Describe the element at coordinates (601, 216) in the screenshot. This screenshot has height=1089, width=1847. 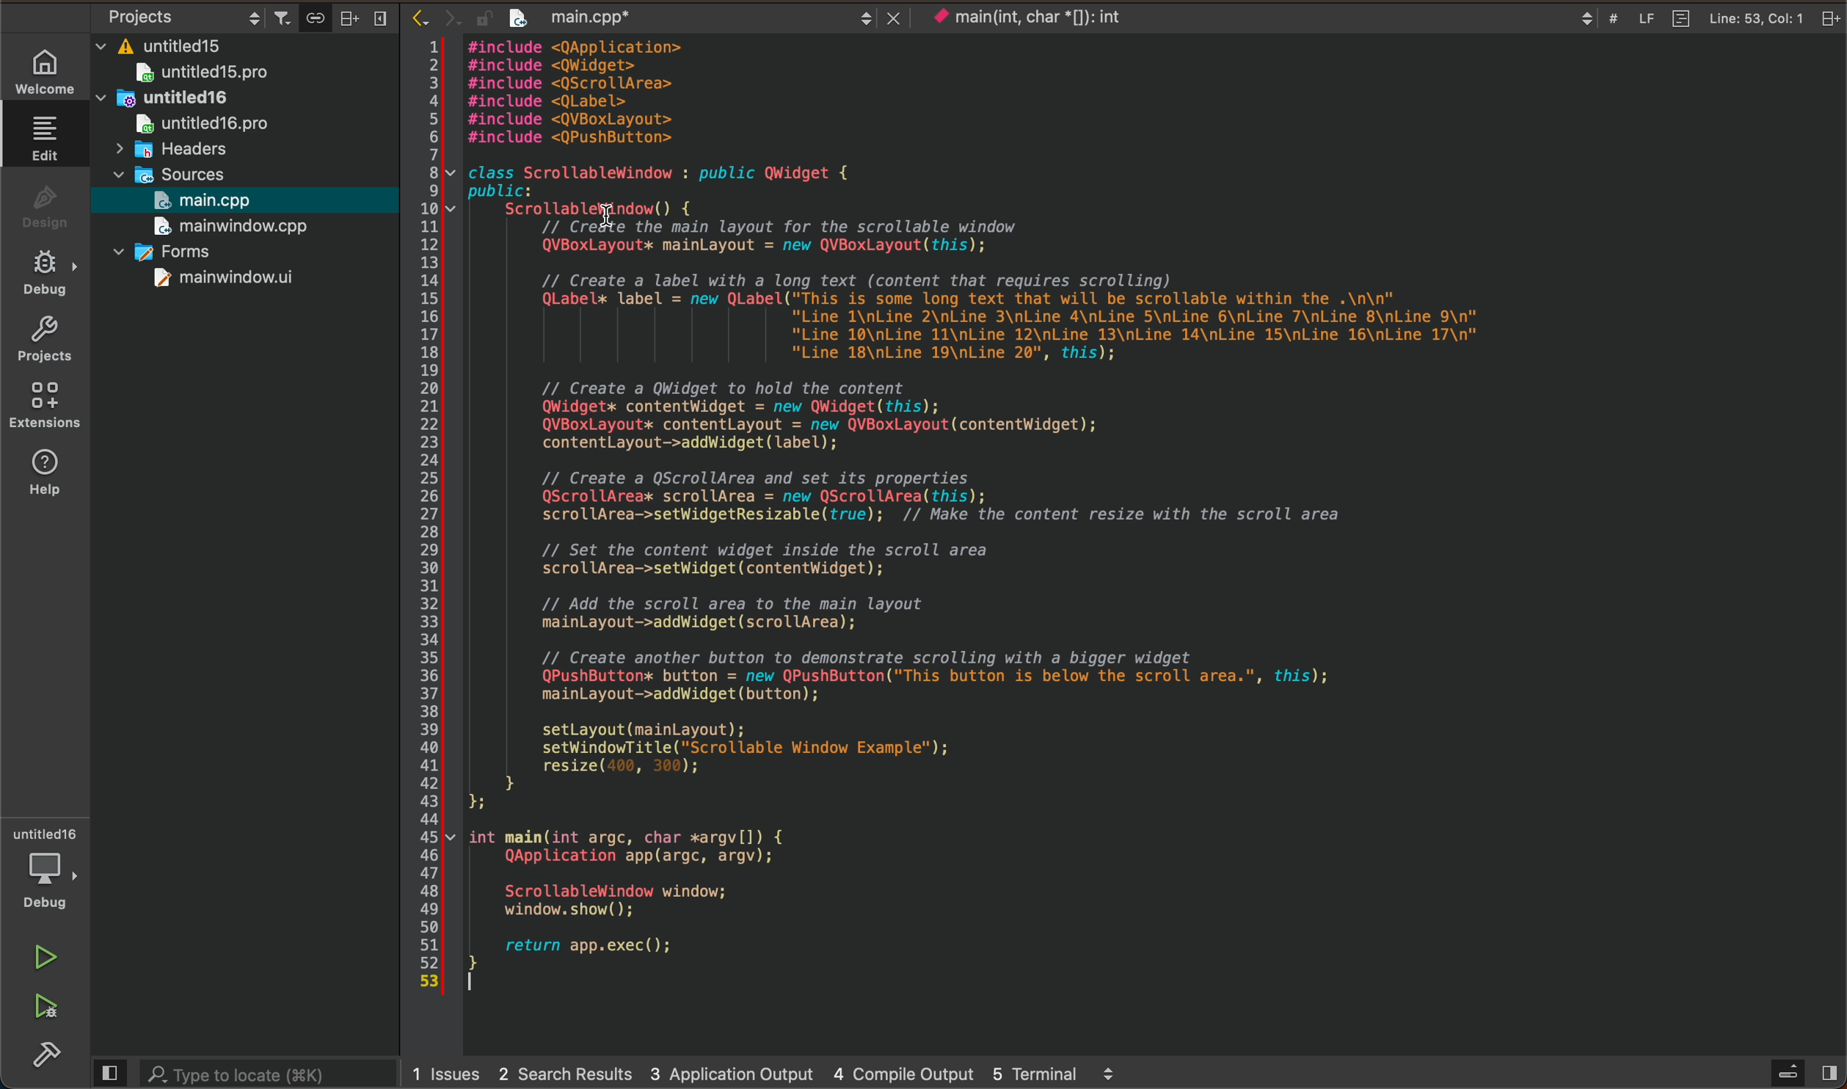
I see `cursor` at that location.